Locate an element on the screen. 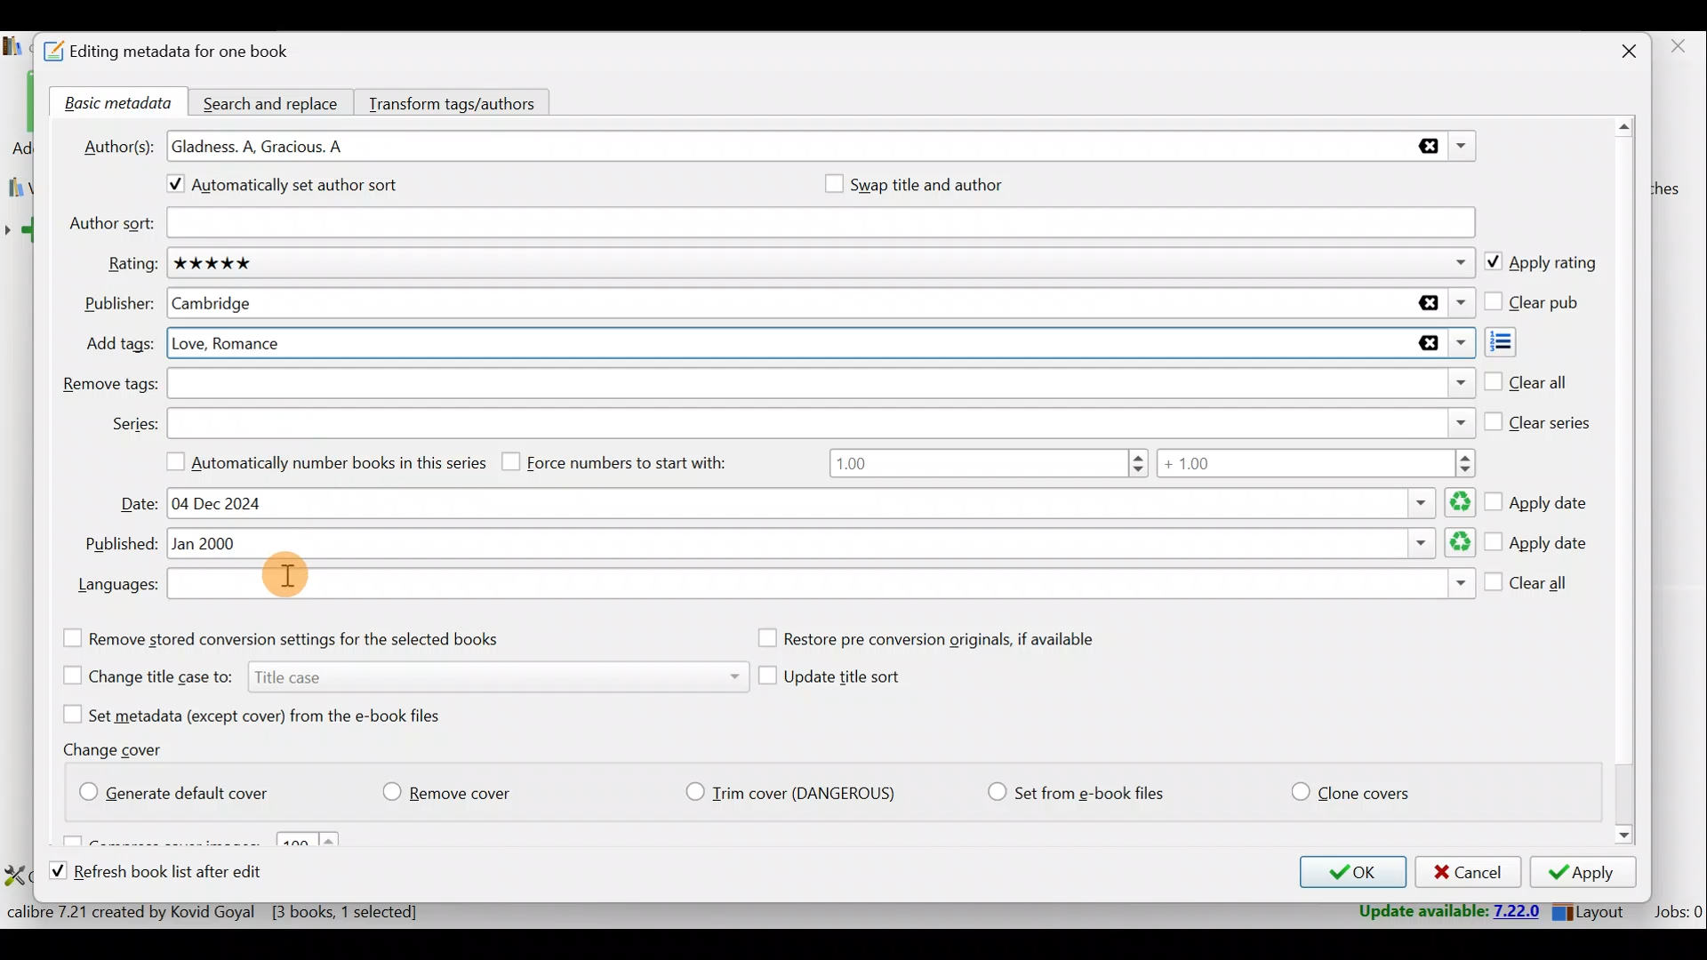 The image size is (1707, 960). Apply is located at coordinates (1589, 875).